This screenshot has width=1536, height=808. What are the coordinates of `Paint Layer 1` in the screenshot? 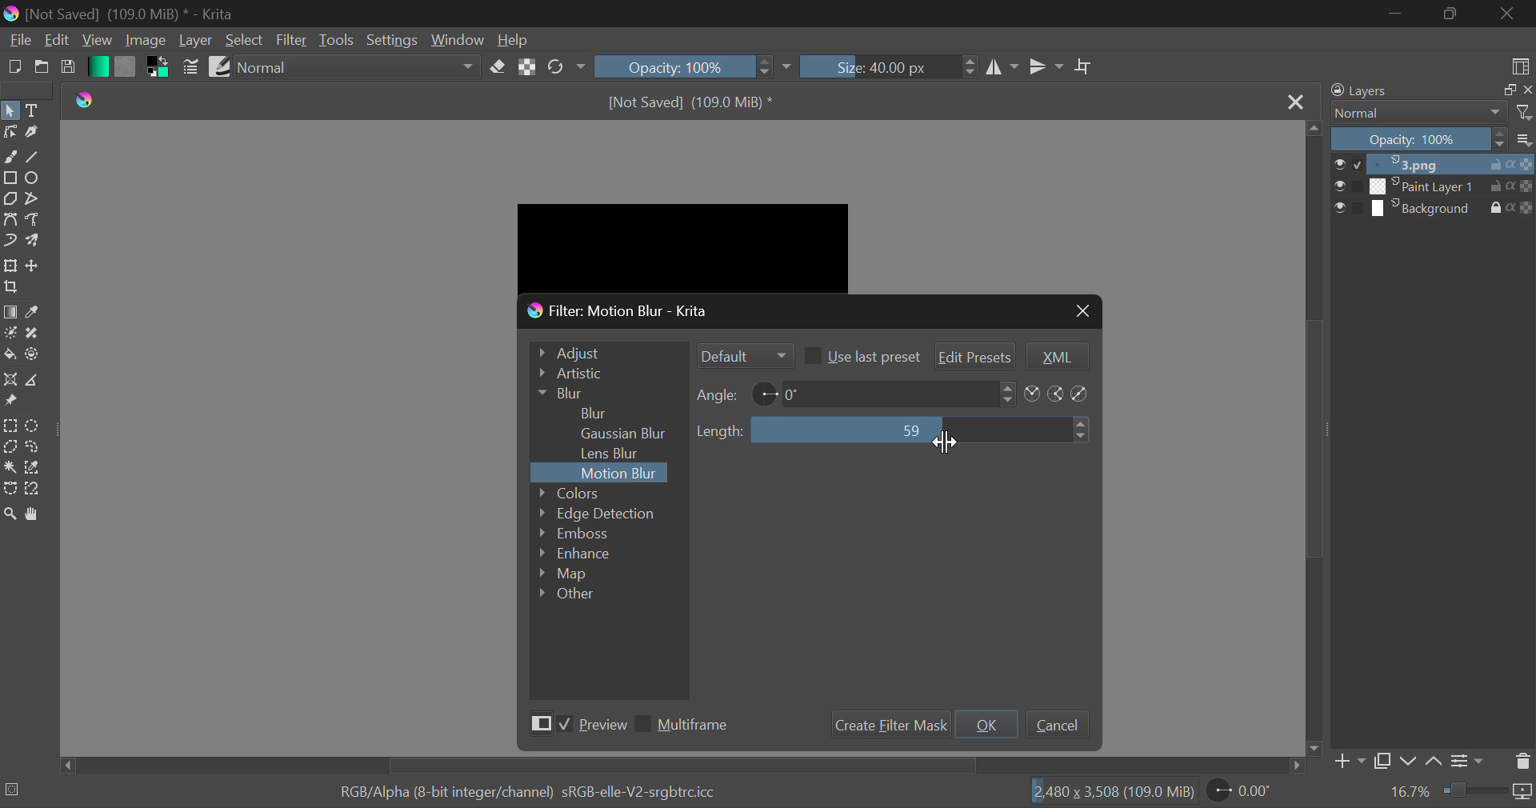 It's located at (1435, 186).